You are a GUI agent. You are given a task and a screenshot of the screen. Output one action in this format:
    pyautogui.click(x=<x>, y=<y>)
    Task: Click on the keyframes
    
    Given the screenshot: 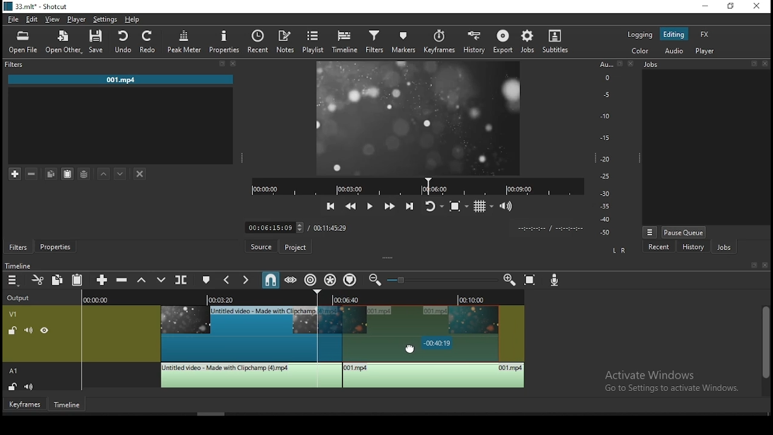 What is the action you would take?
    pyautogui.click(x=439, y=41)
    